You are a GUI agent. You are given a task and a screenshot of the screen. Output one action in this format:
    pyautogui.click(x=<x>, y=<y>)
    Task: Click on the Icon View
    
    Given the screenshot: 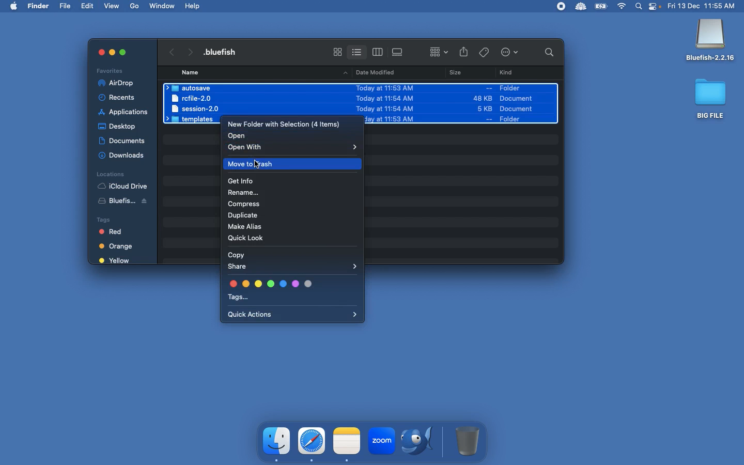 What is the action you would take?
    pyautogui.click(x=337, y=52)
    